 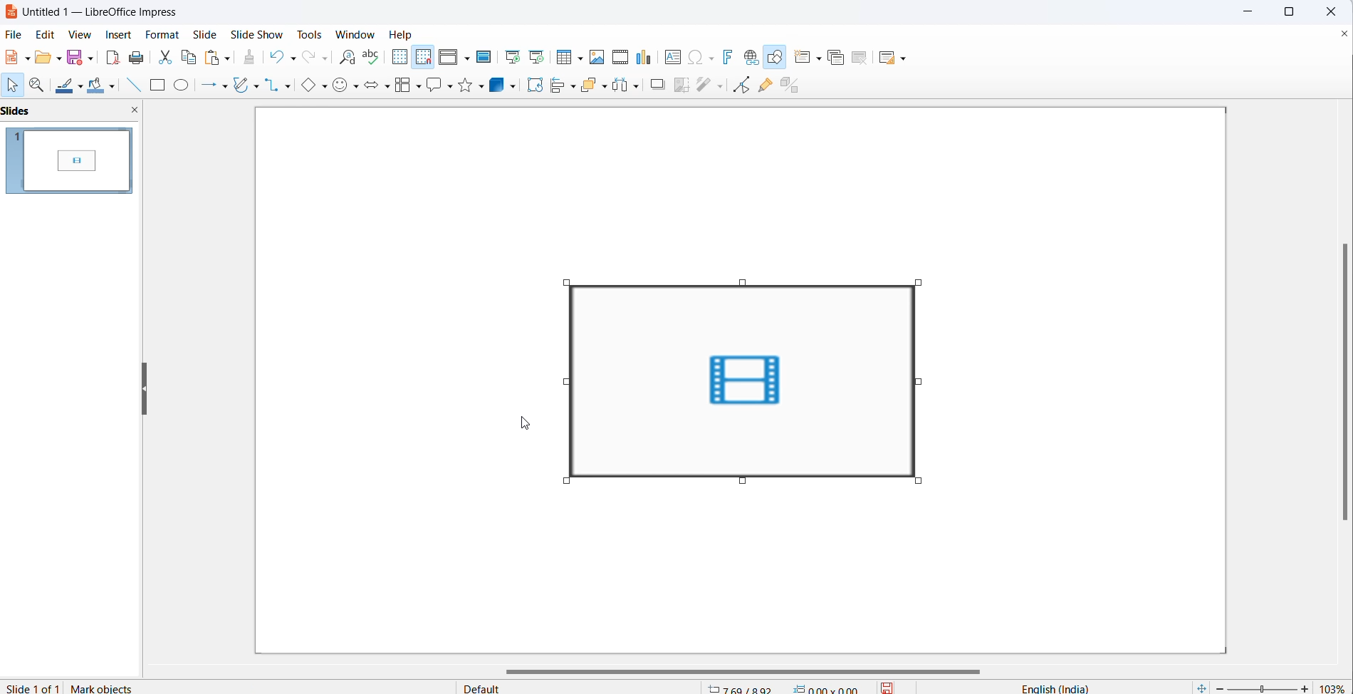 I want to click on text language, so click(x=1045, y=687).